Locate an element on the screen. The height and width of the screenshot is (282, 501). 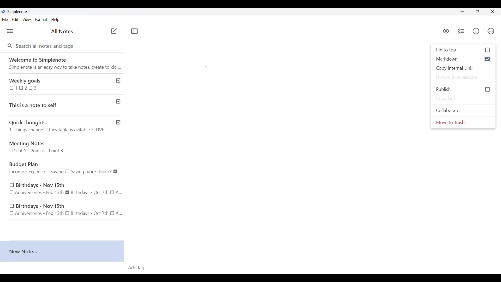
File menu is located at coordinates (5, 19).